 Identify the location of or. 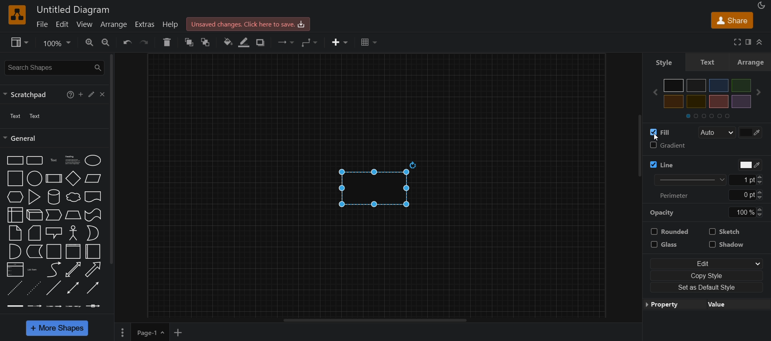
(92, 234).